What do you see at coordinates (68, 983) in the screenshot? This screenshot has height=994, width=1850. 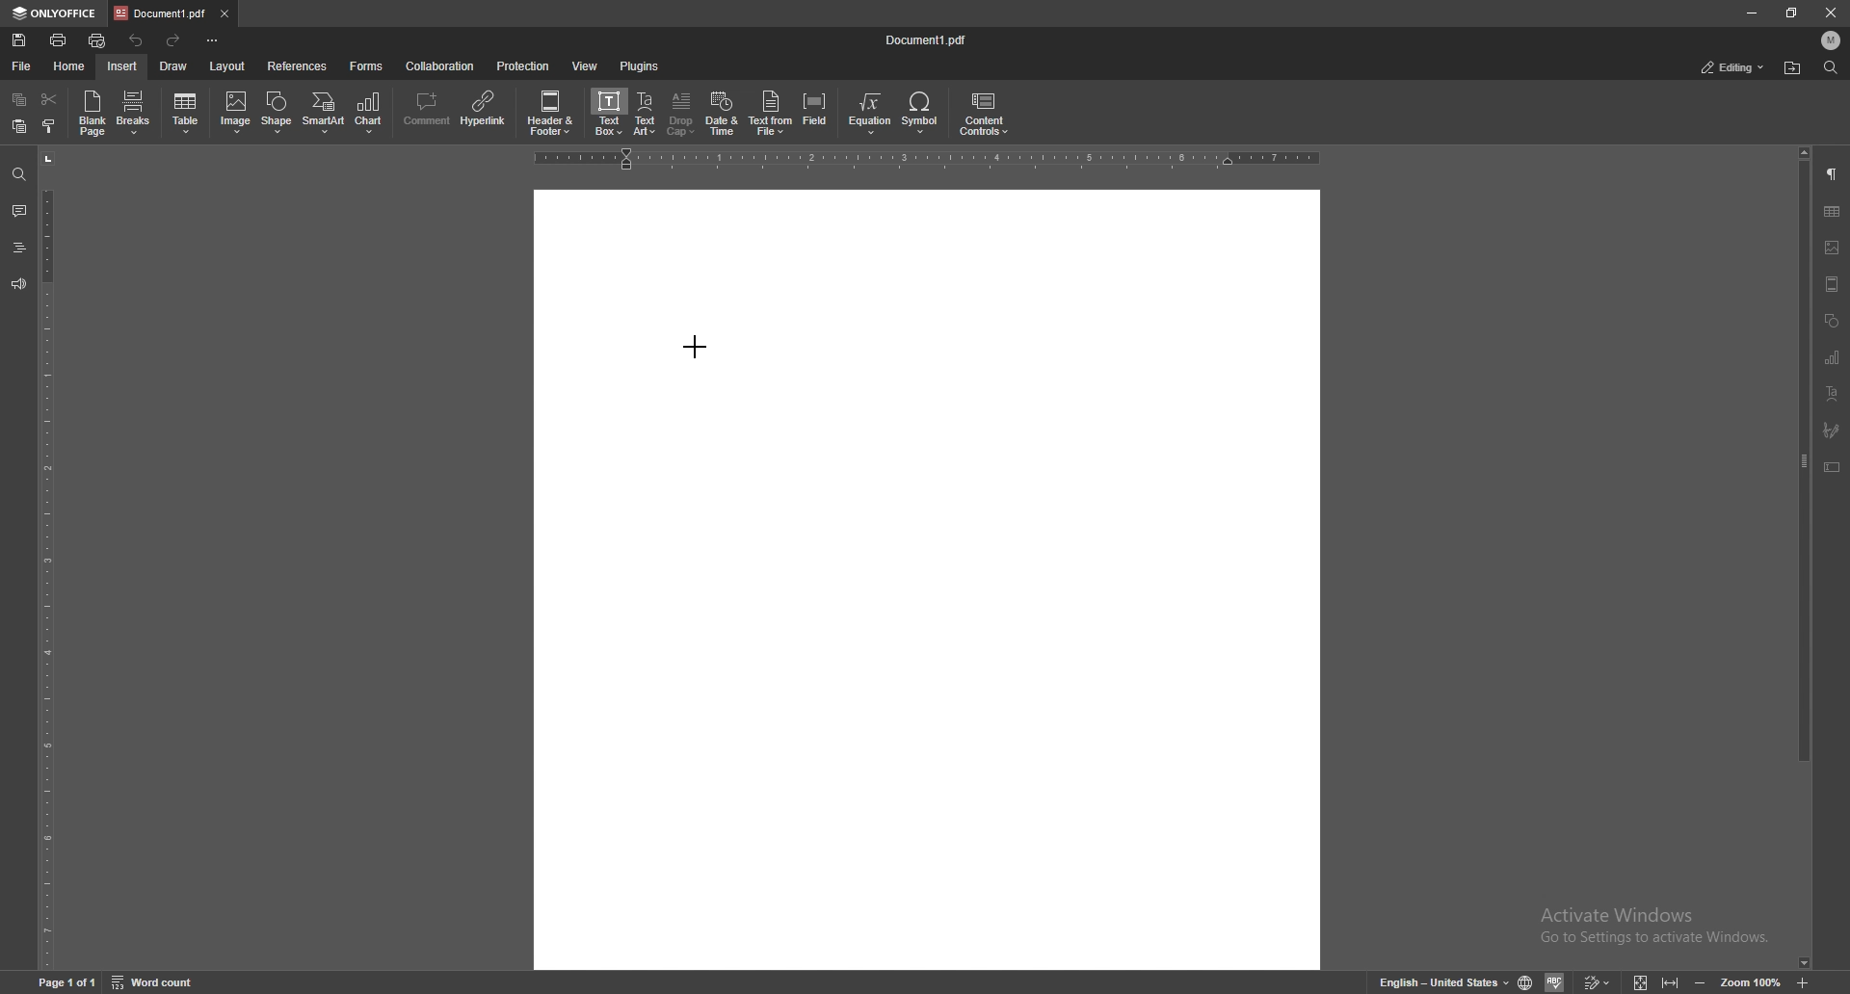 I see `page 1 of 1` at bounding box center [68, 983].